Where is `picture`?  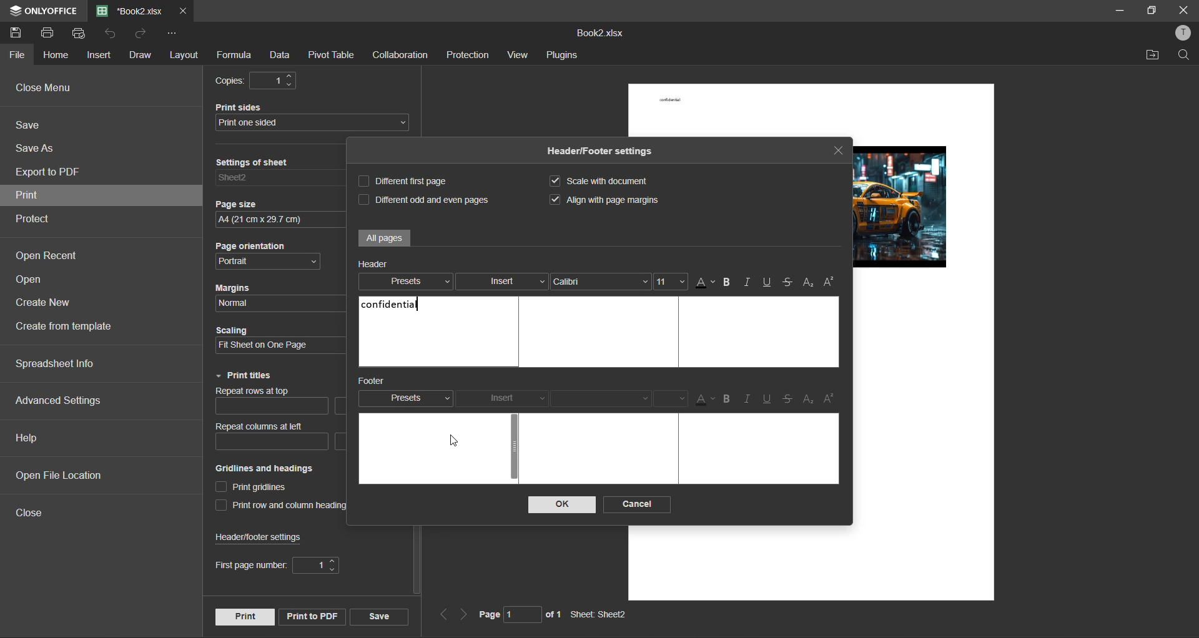
picture is located at coordinates (900, 208).